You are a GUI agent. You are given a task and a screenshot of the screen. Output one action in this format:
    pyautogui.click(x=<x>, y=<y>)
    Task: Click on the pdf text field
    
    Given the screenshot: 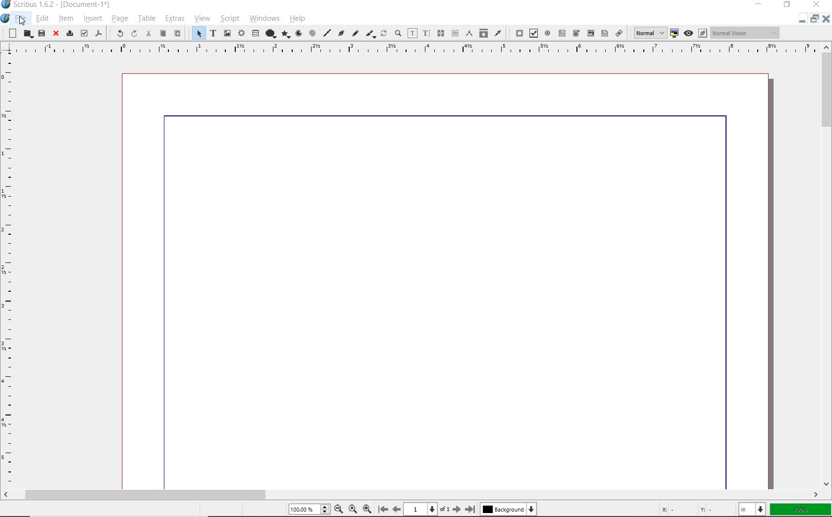 What is the action you would take?
    pyautogui.click(x=562, y=33)
    